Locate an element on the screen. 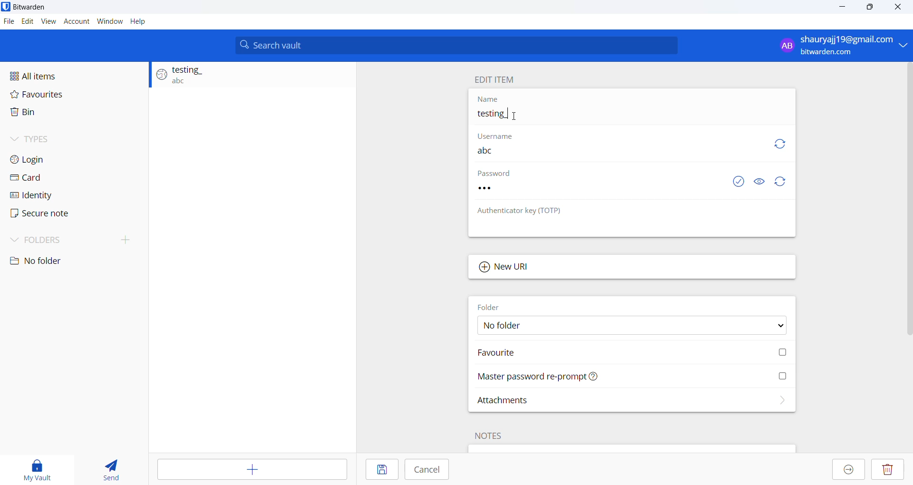 The width and height of the screenshot is (913, 485). Scroll bar is located at coordinates (907, 203).